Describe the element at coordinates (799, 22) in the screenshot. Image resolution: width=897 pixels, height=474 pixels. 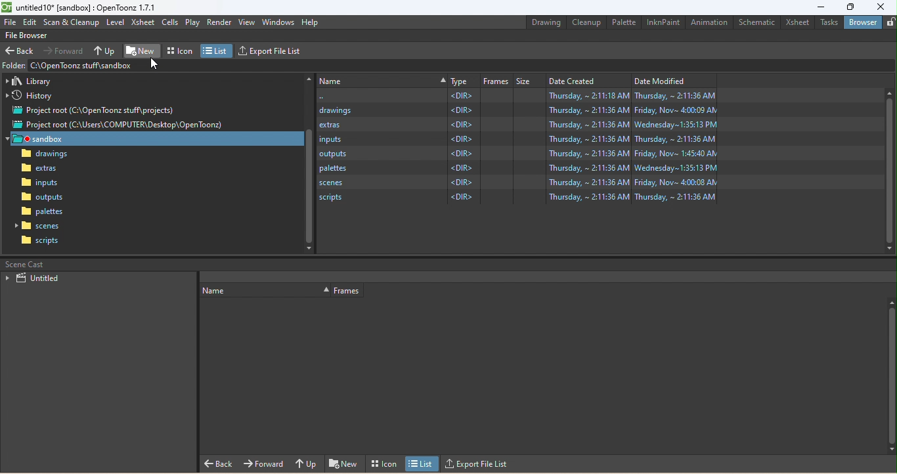
I see `Xsheet` at that location.